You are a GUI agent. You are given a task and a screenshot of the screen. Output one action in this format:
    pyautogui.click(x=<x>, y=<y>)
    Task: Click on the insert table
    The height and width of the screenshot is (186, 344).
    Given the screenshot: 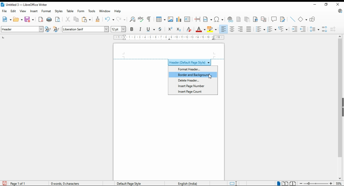 What is the action you would take?
    pyautogui.click(x=161, y=19)
    